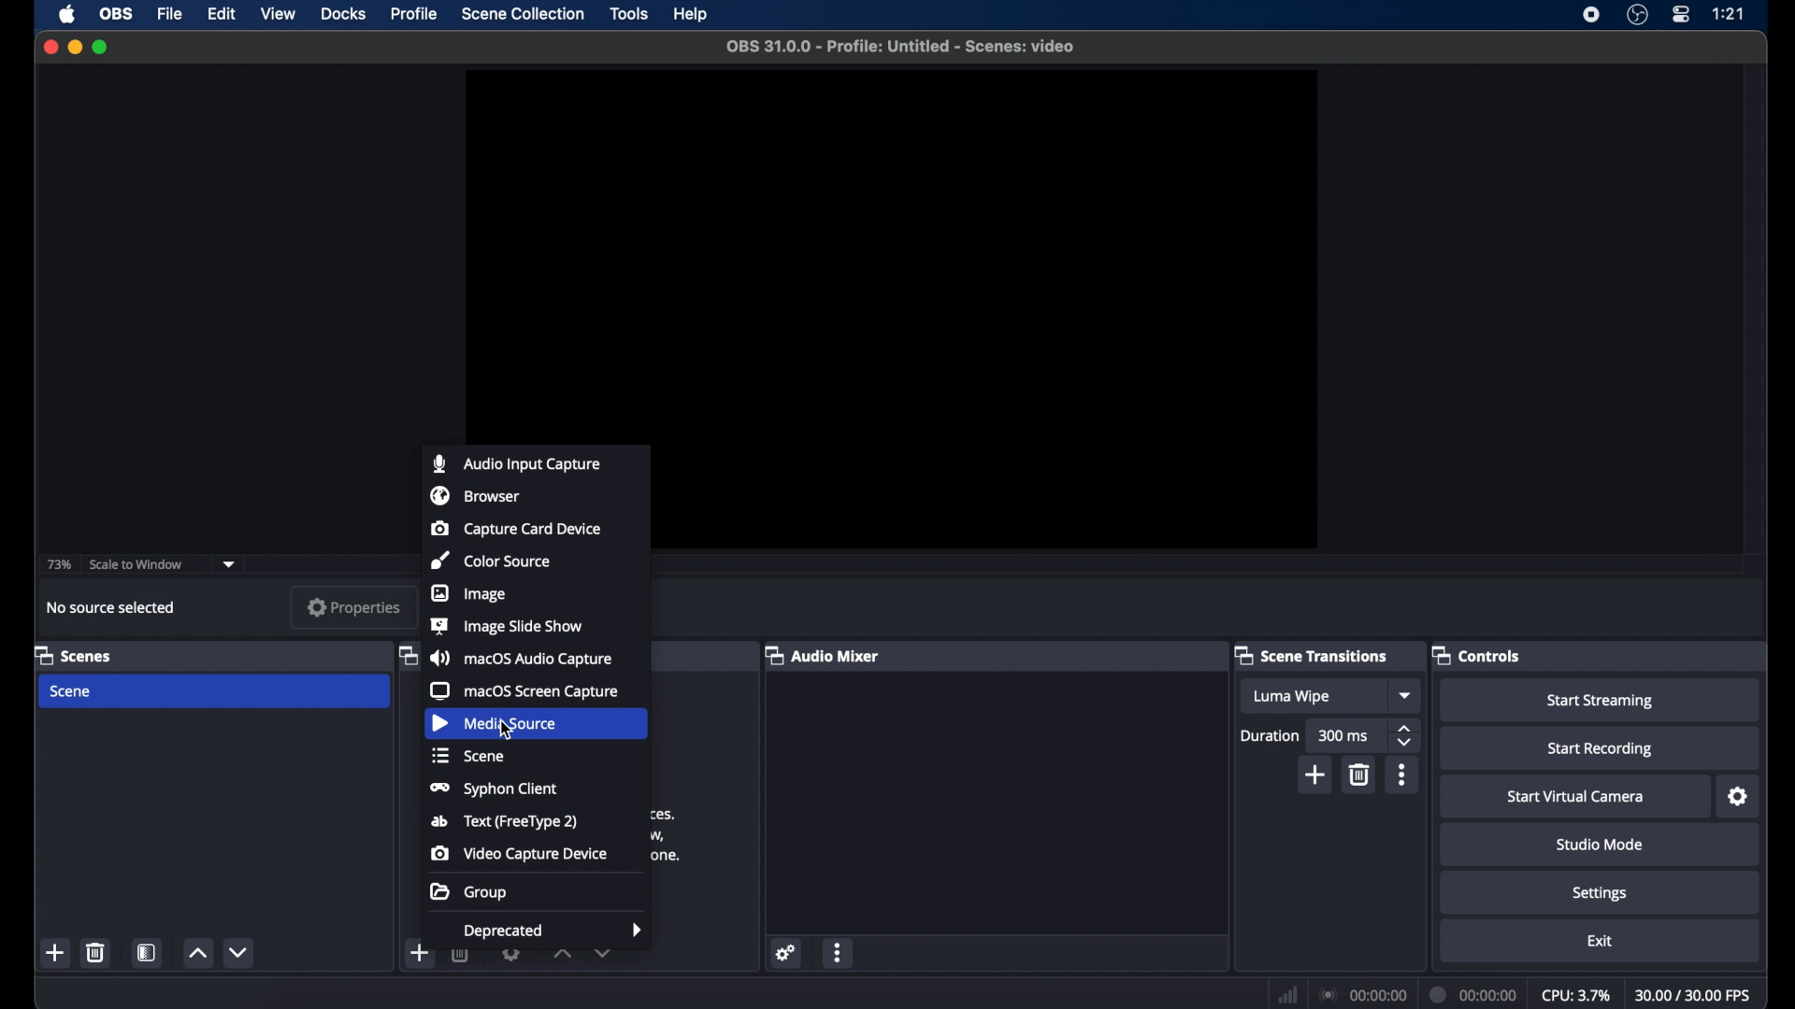 The image size is (1795, 1009). Describe the element at coordinates (521, 14) in the screenshot. I see `scene collection` at that location.